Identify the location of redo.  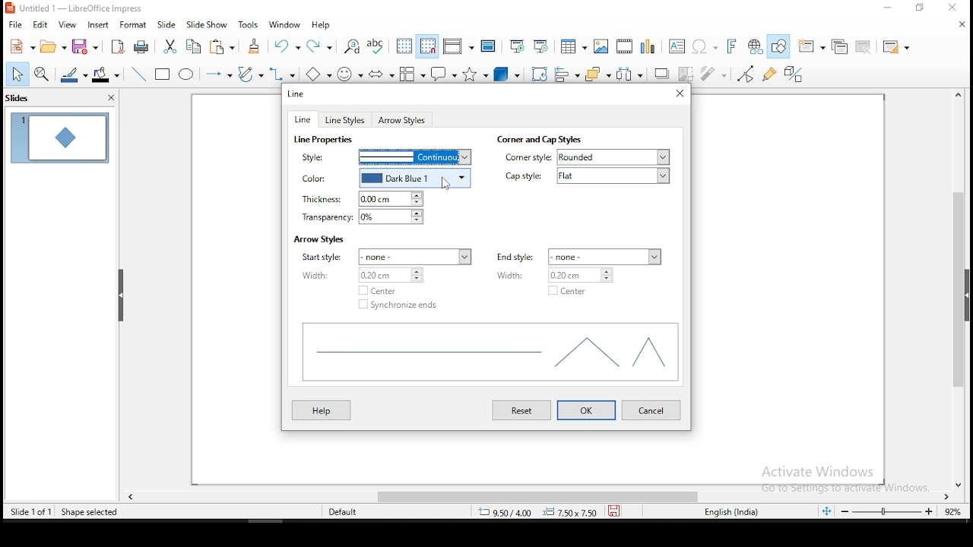
(322, 45).